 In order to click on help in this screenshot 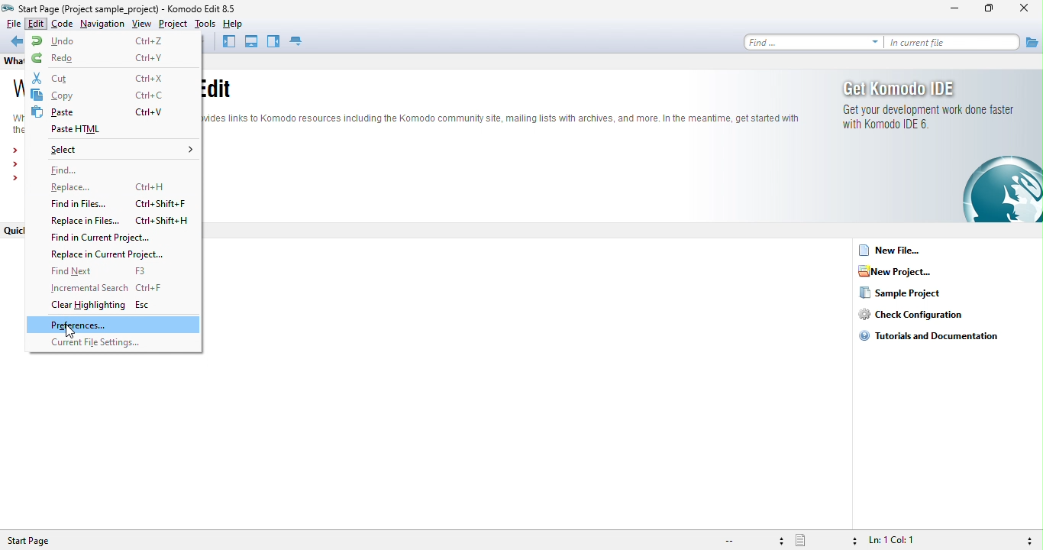, I will do `click(233, 25)`.